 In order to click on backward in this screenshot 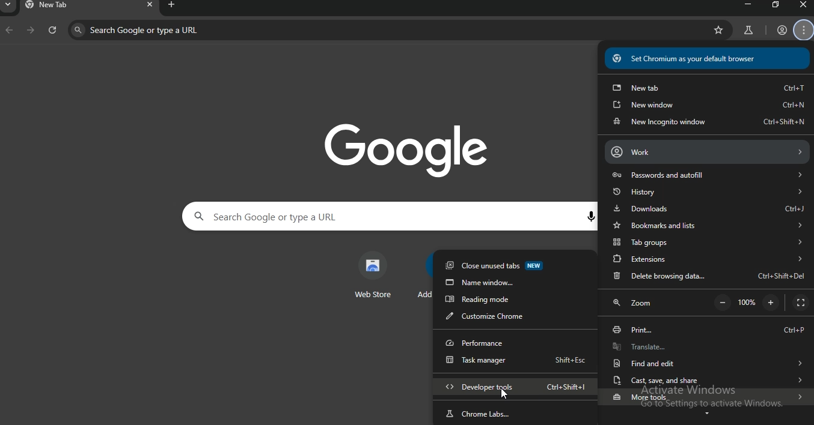, I will do `click(9, 30)`.